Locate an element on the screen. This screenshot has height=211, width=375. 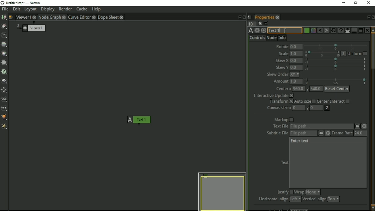
Help is located at coordinates (96, 9).